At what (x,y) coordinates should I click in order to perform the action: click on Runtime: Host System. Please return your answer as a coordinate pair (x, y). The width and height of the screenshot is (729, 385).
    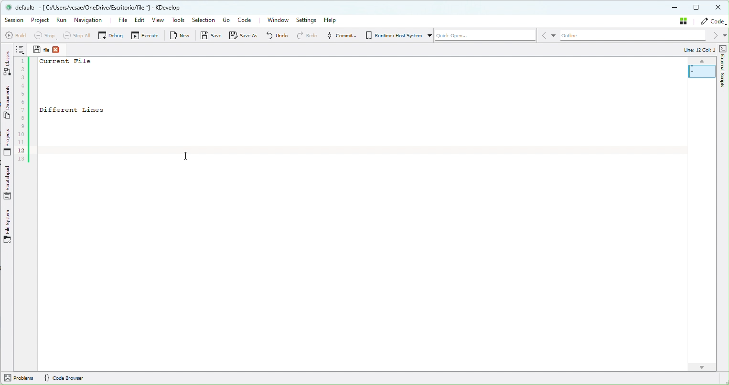
    Looking at the image, I should click on (395, 35).